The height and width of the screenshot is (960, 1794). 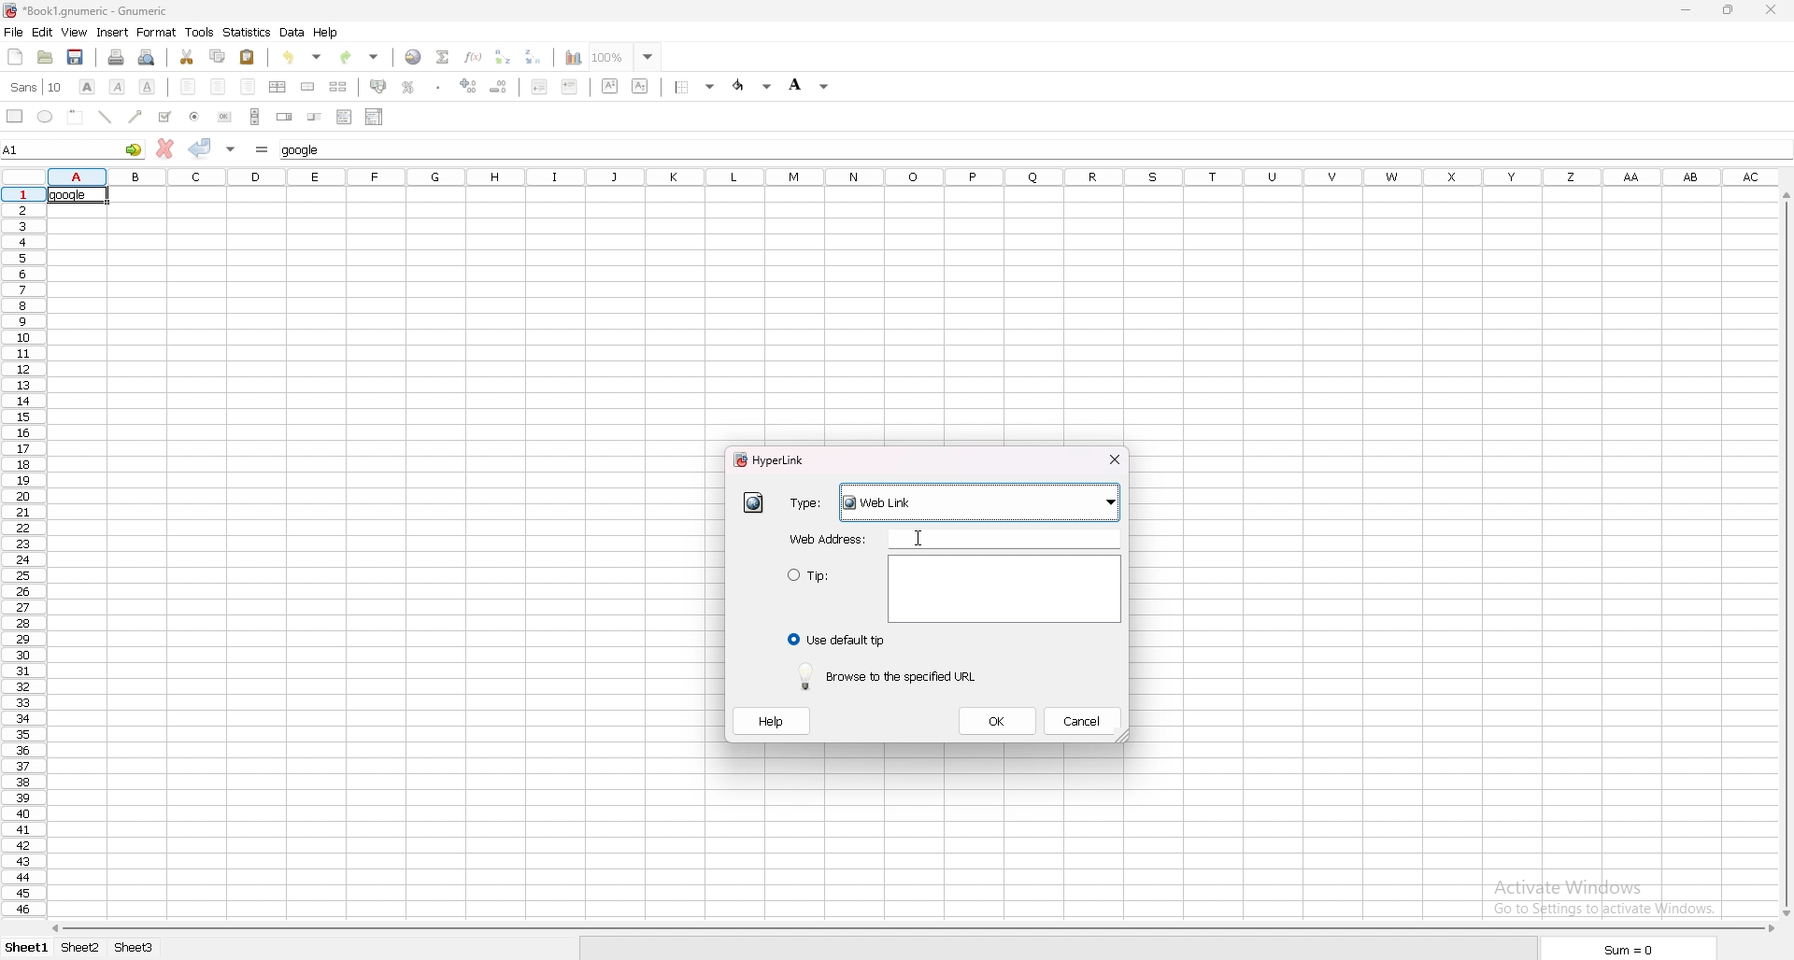 What do you see at coordinates (919, 177) in the screenshot?
I see `selected cell column` at bounding box center [919, 177].